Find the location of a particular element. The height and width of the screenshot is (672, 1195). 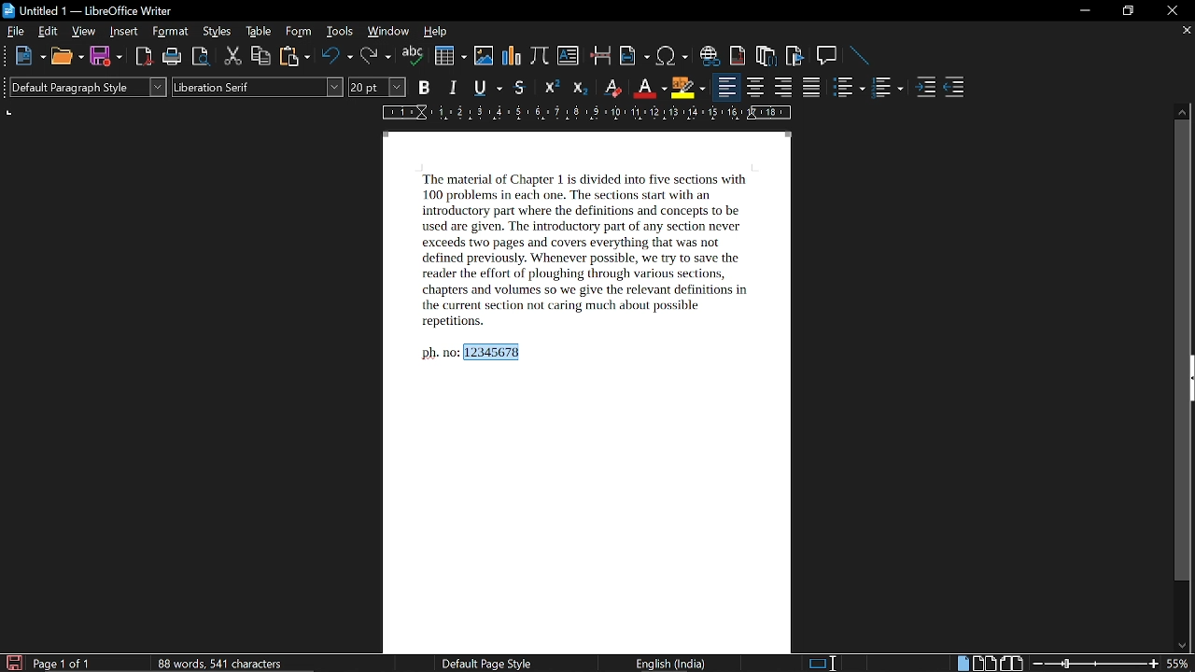

88 words, 541 characters is located at coordinates (219, 662).